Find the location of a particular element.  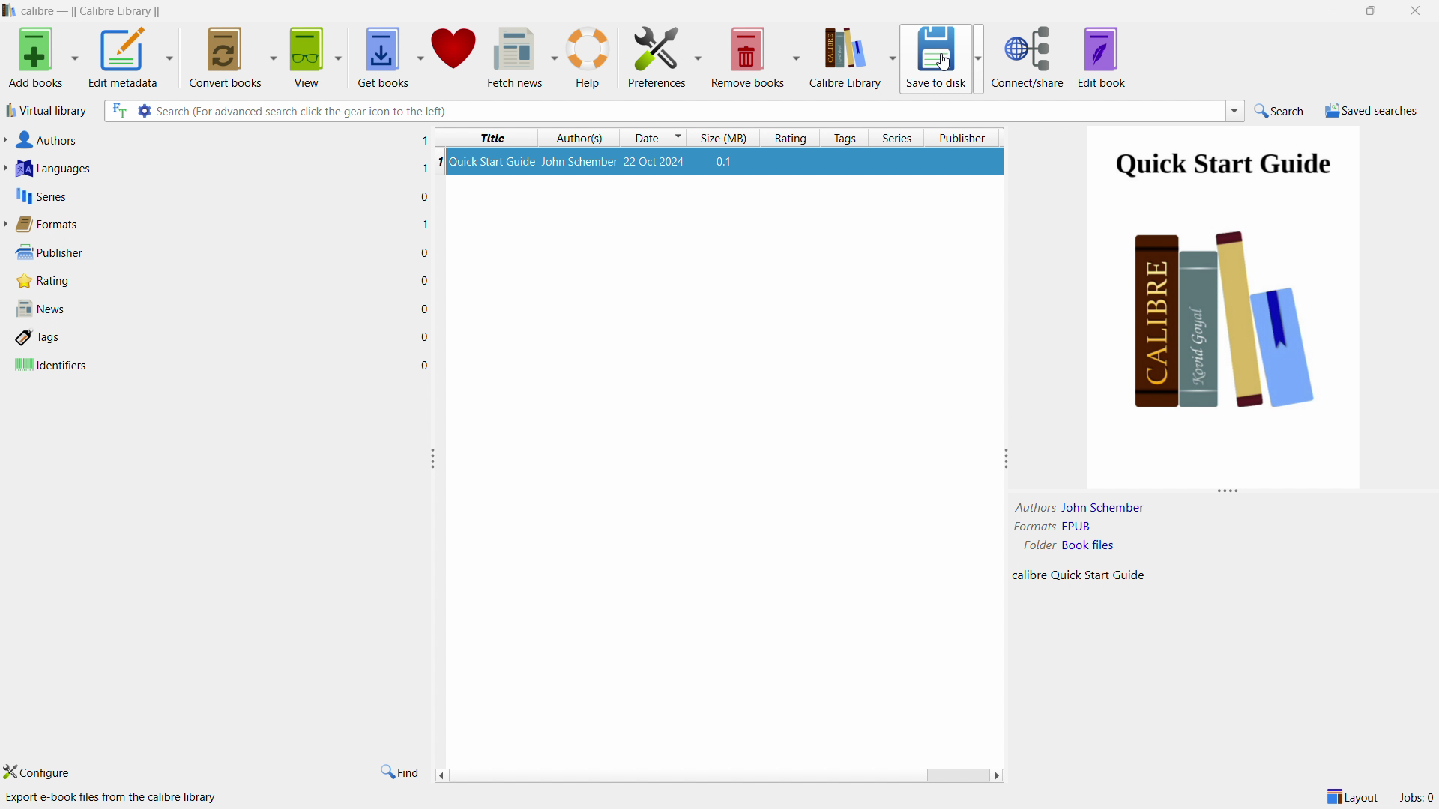

0 is located at coordinates (426, 366).